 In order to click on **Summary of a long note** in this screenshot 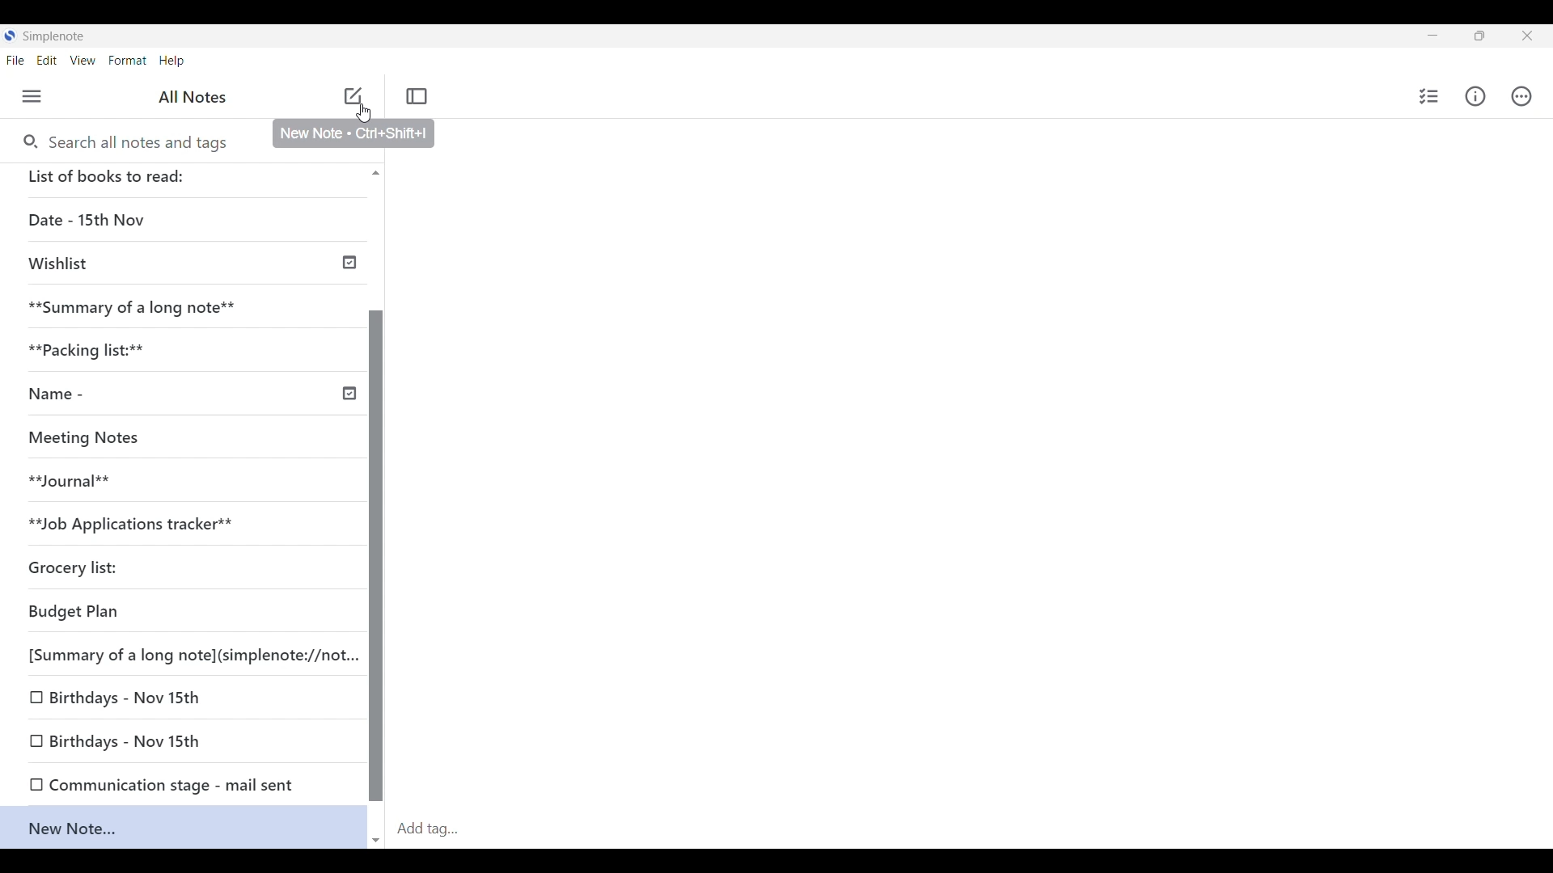, I will do `click(179, 309)`.